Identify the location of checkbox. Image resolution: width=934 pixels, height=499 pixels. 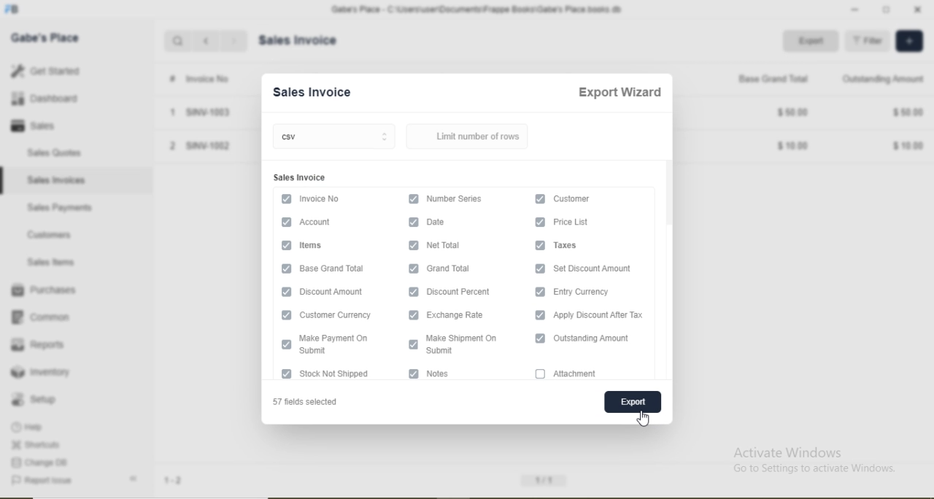
(414, 224).